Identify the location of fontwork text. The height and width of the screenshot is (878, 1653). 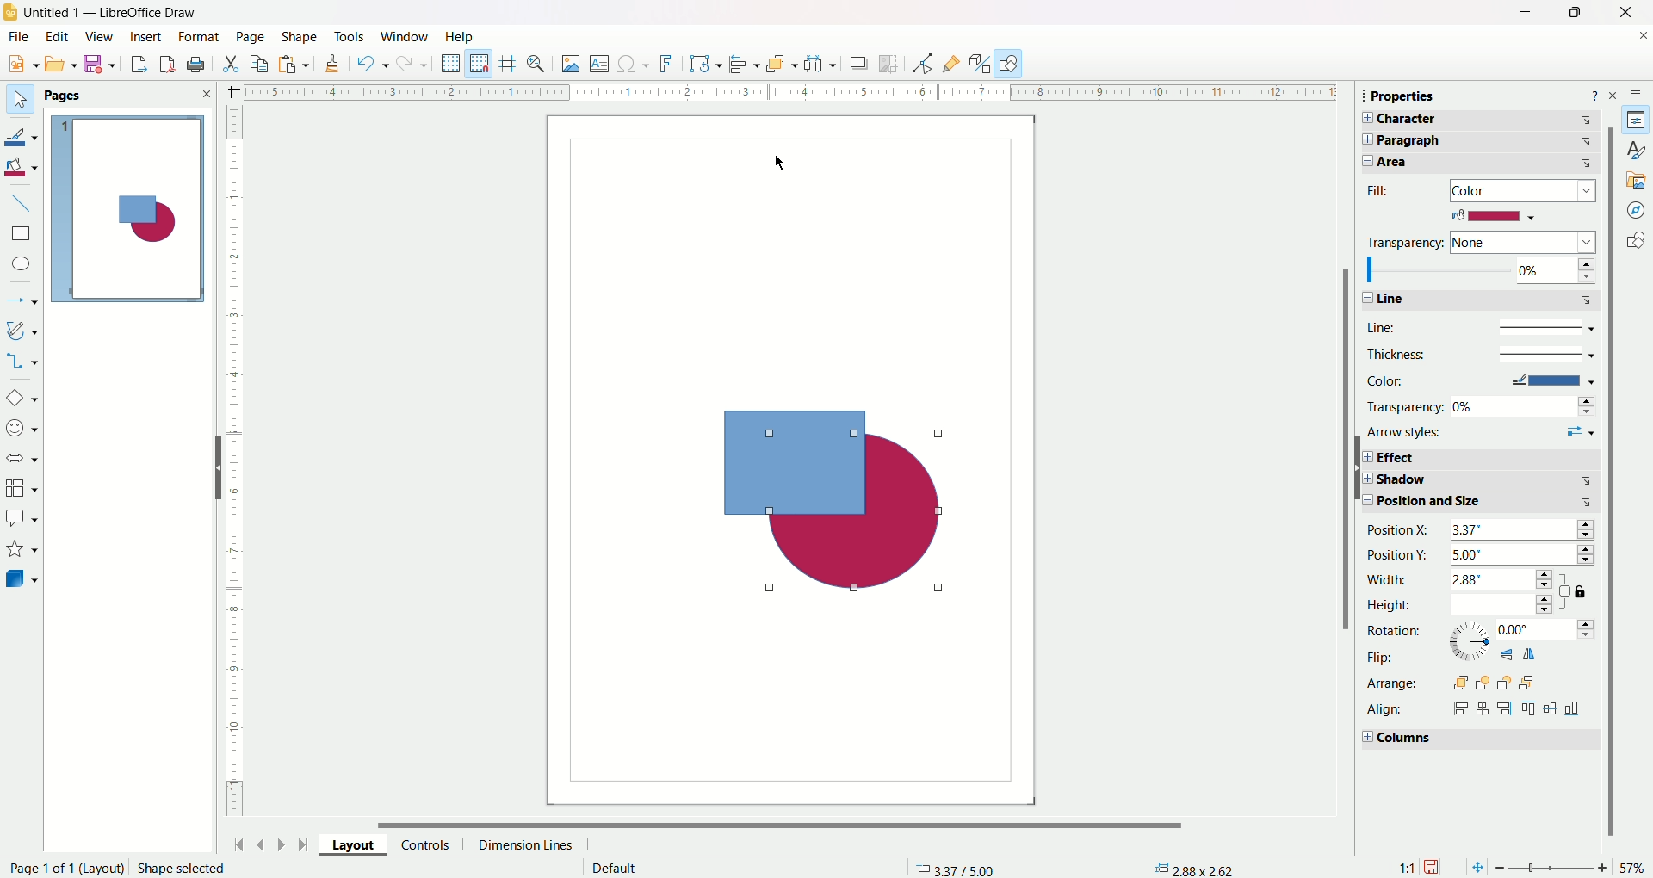
(667, 65).